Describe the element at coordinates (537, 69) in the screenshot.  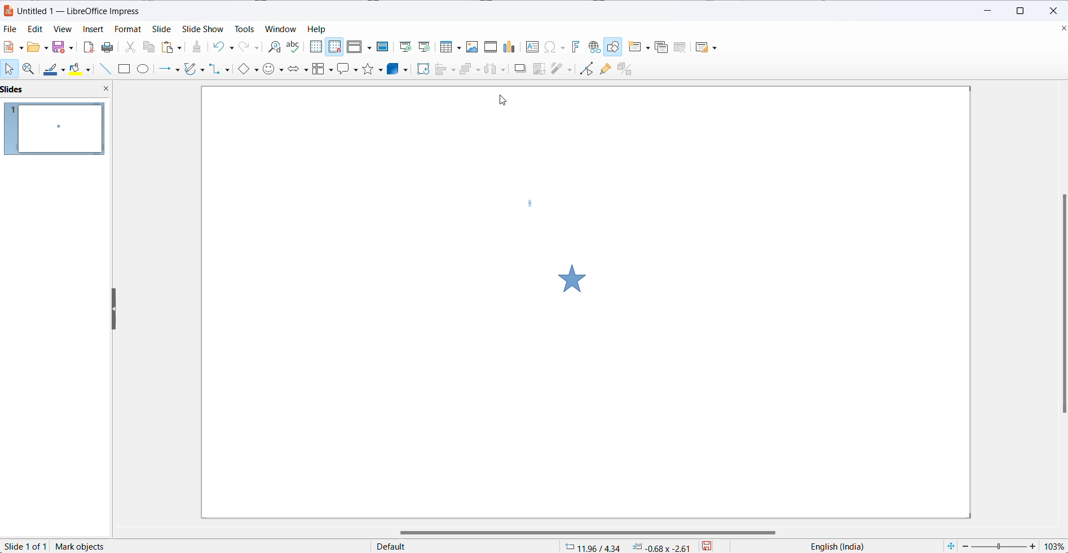
I see `crop image` at that location.